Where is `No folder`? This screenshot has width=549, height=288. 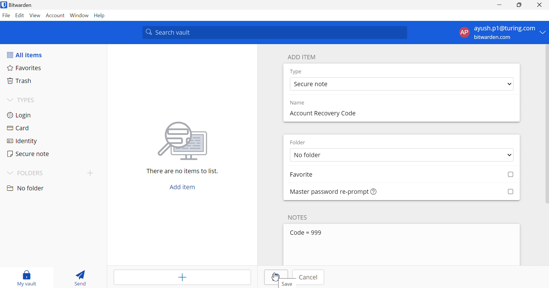
No folder is located at coordinates (26, 188).